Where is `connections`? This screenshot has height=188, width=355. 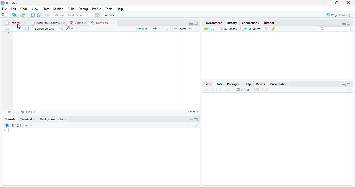 connections is located at coordinates (250, 22).